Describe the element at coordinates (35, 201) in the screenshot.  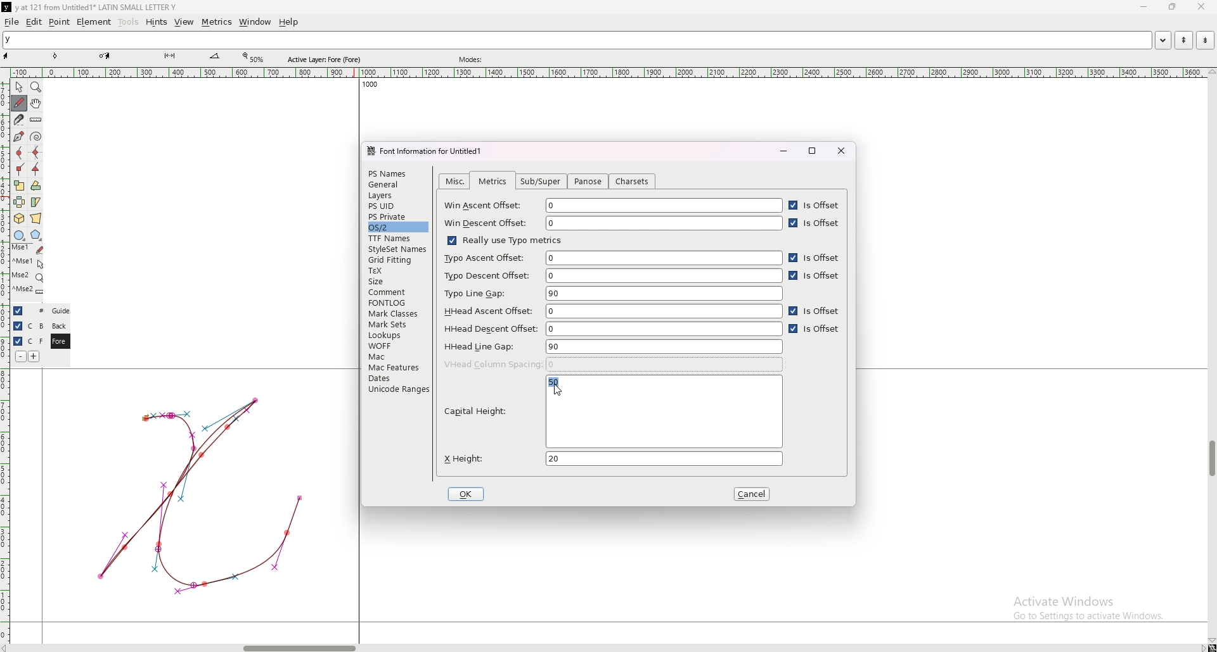
I see `skew the selection` at that location.